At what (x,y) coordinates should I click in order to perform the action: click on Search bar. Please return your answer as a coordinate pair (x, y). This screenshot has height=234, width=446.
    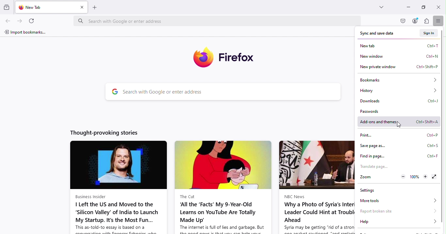
    Looking at the image, I should click on (232, 92).